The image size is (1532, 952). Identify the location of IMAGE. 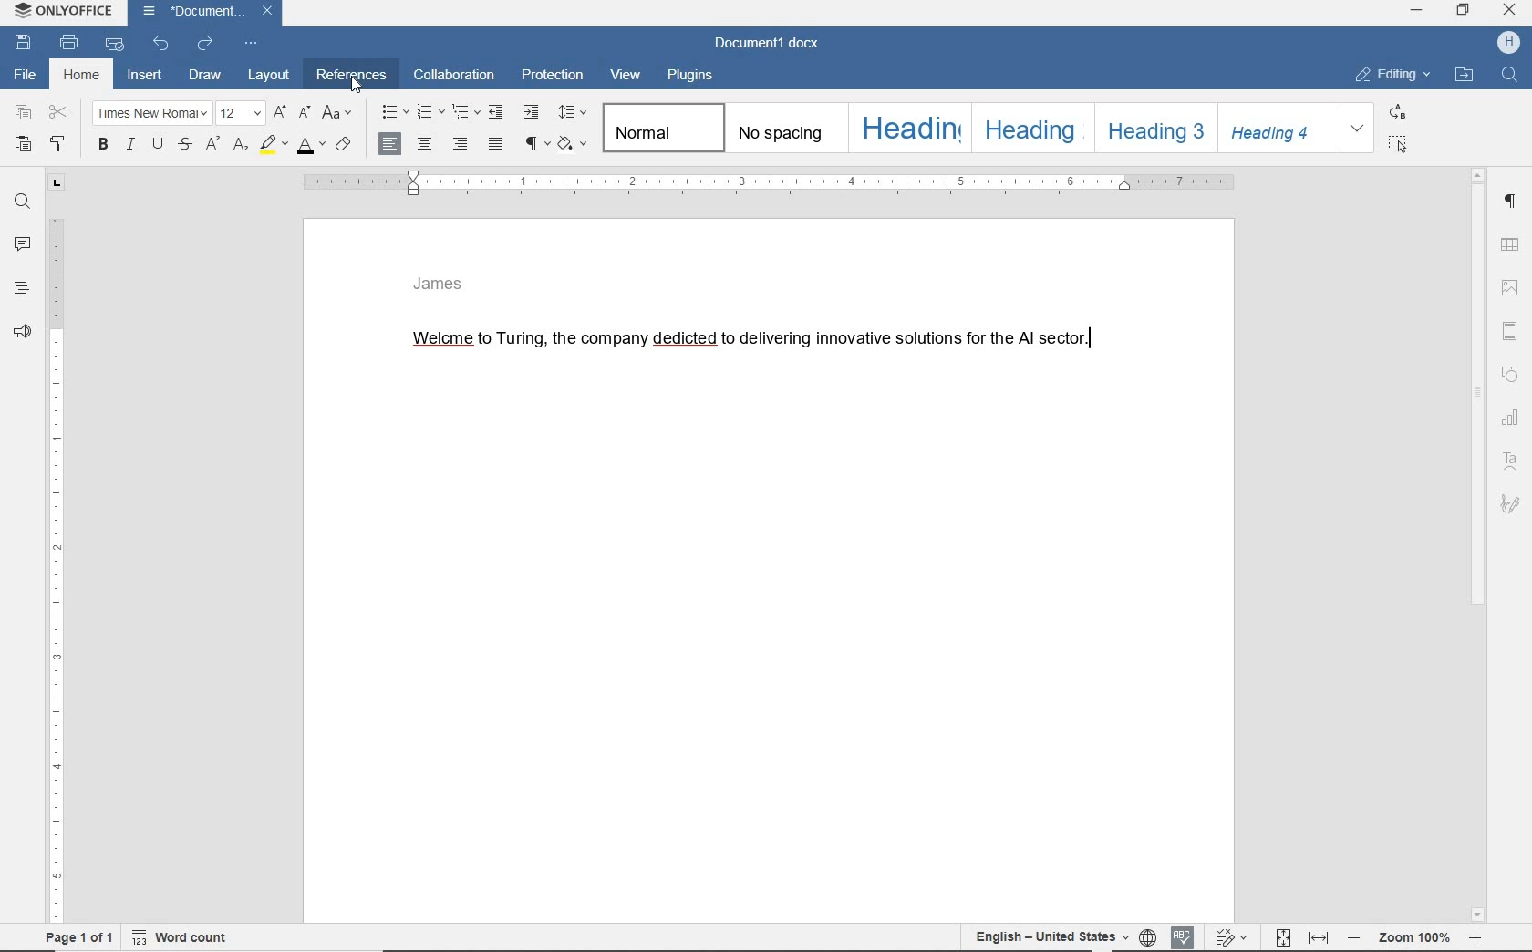
(1513, 287).